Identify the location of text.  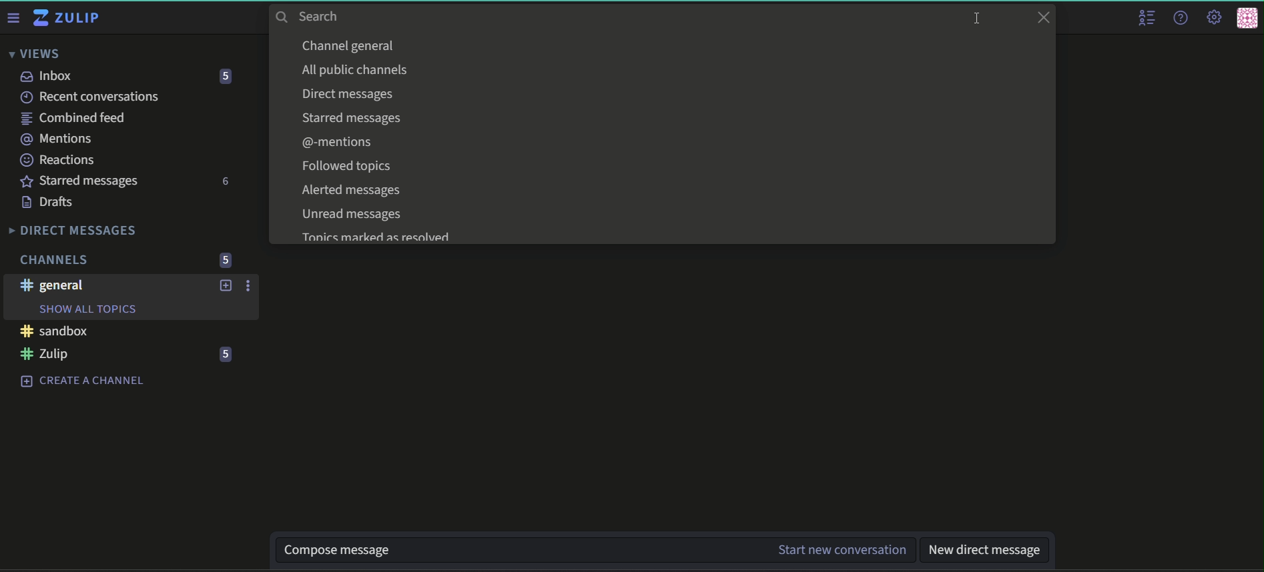
(350, 45).